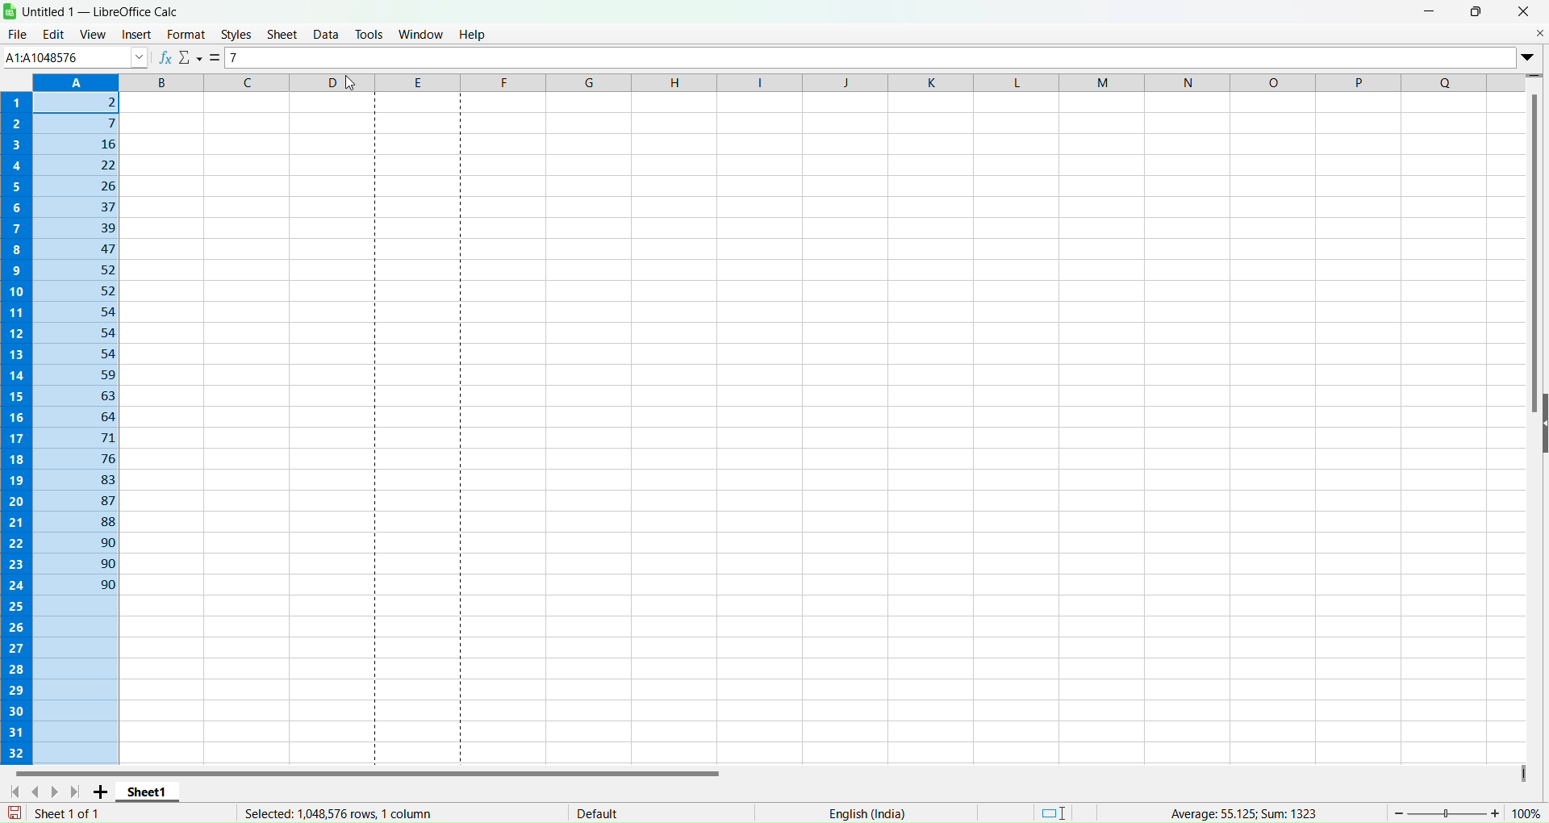  What do you see at coordinates (186, 34) in the screenshot?
I see `Format` at bounding box center [186, 34].